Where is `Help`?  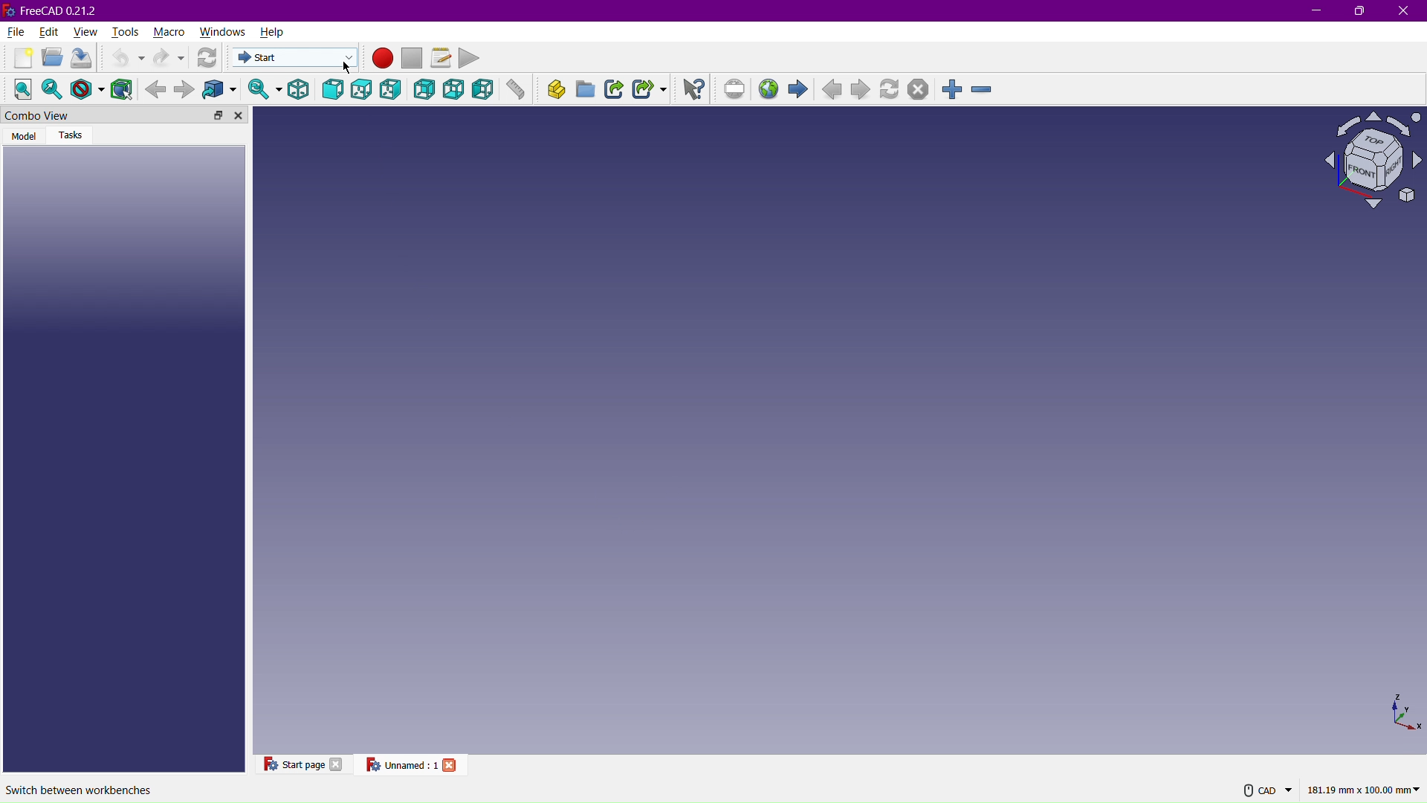 Help is located at coordinates (274, 30).